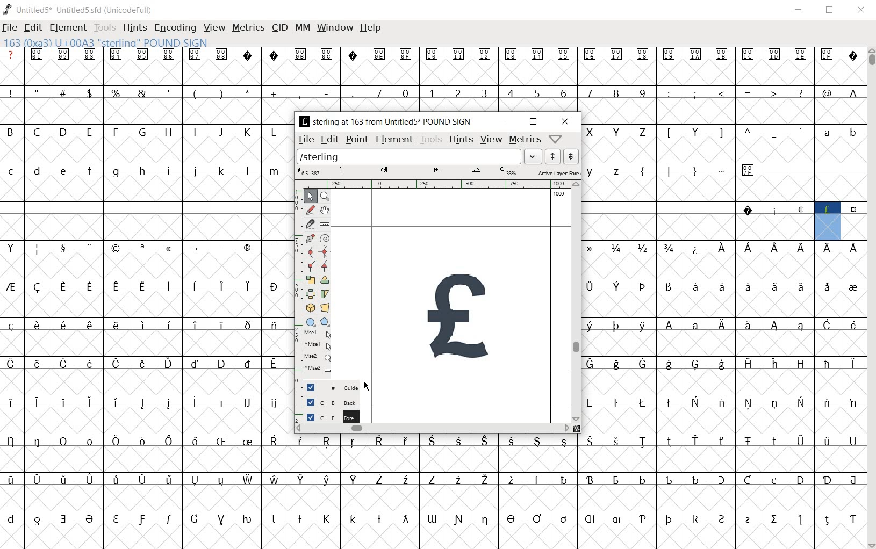  I want to click on Symbol, so click(169, 440).